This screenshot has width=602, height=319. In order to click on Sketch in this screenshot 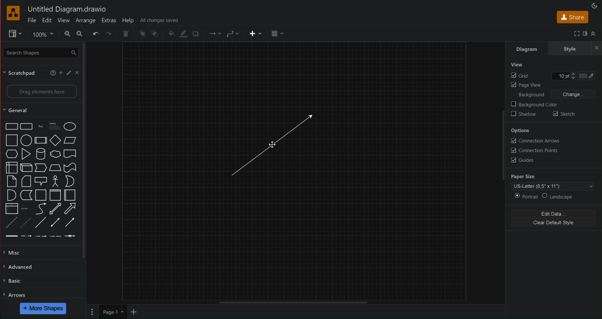, I will do `click(565, 113)`.